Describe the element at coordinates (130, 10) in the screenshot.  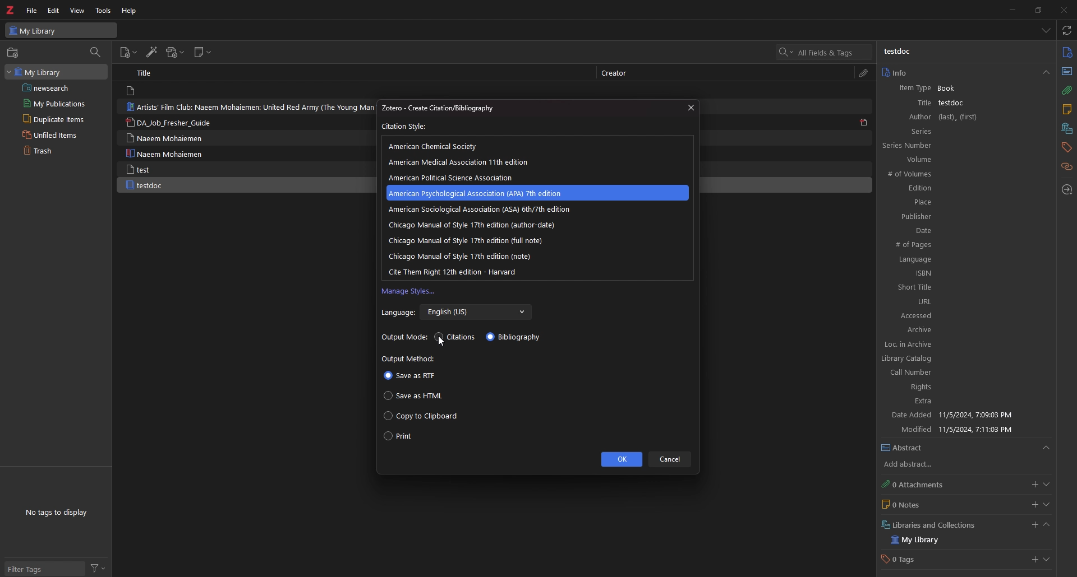
I see `help` at that location.